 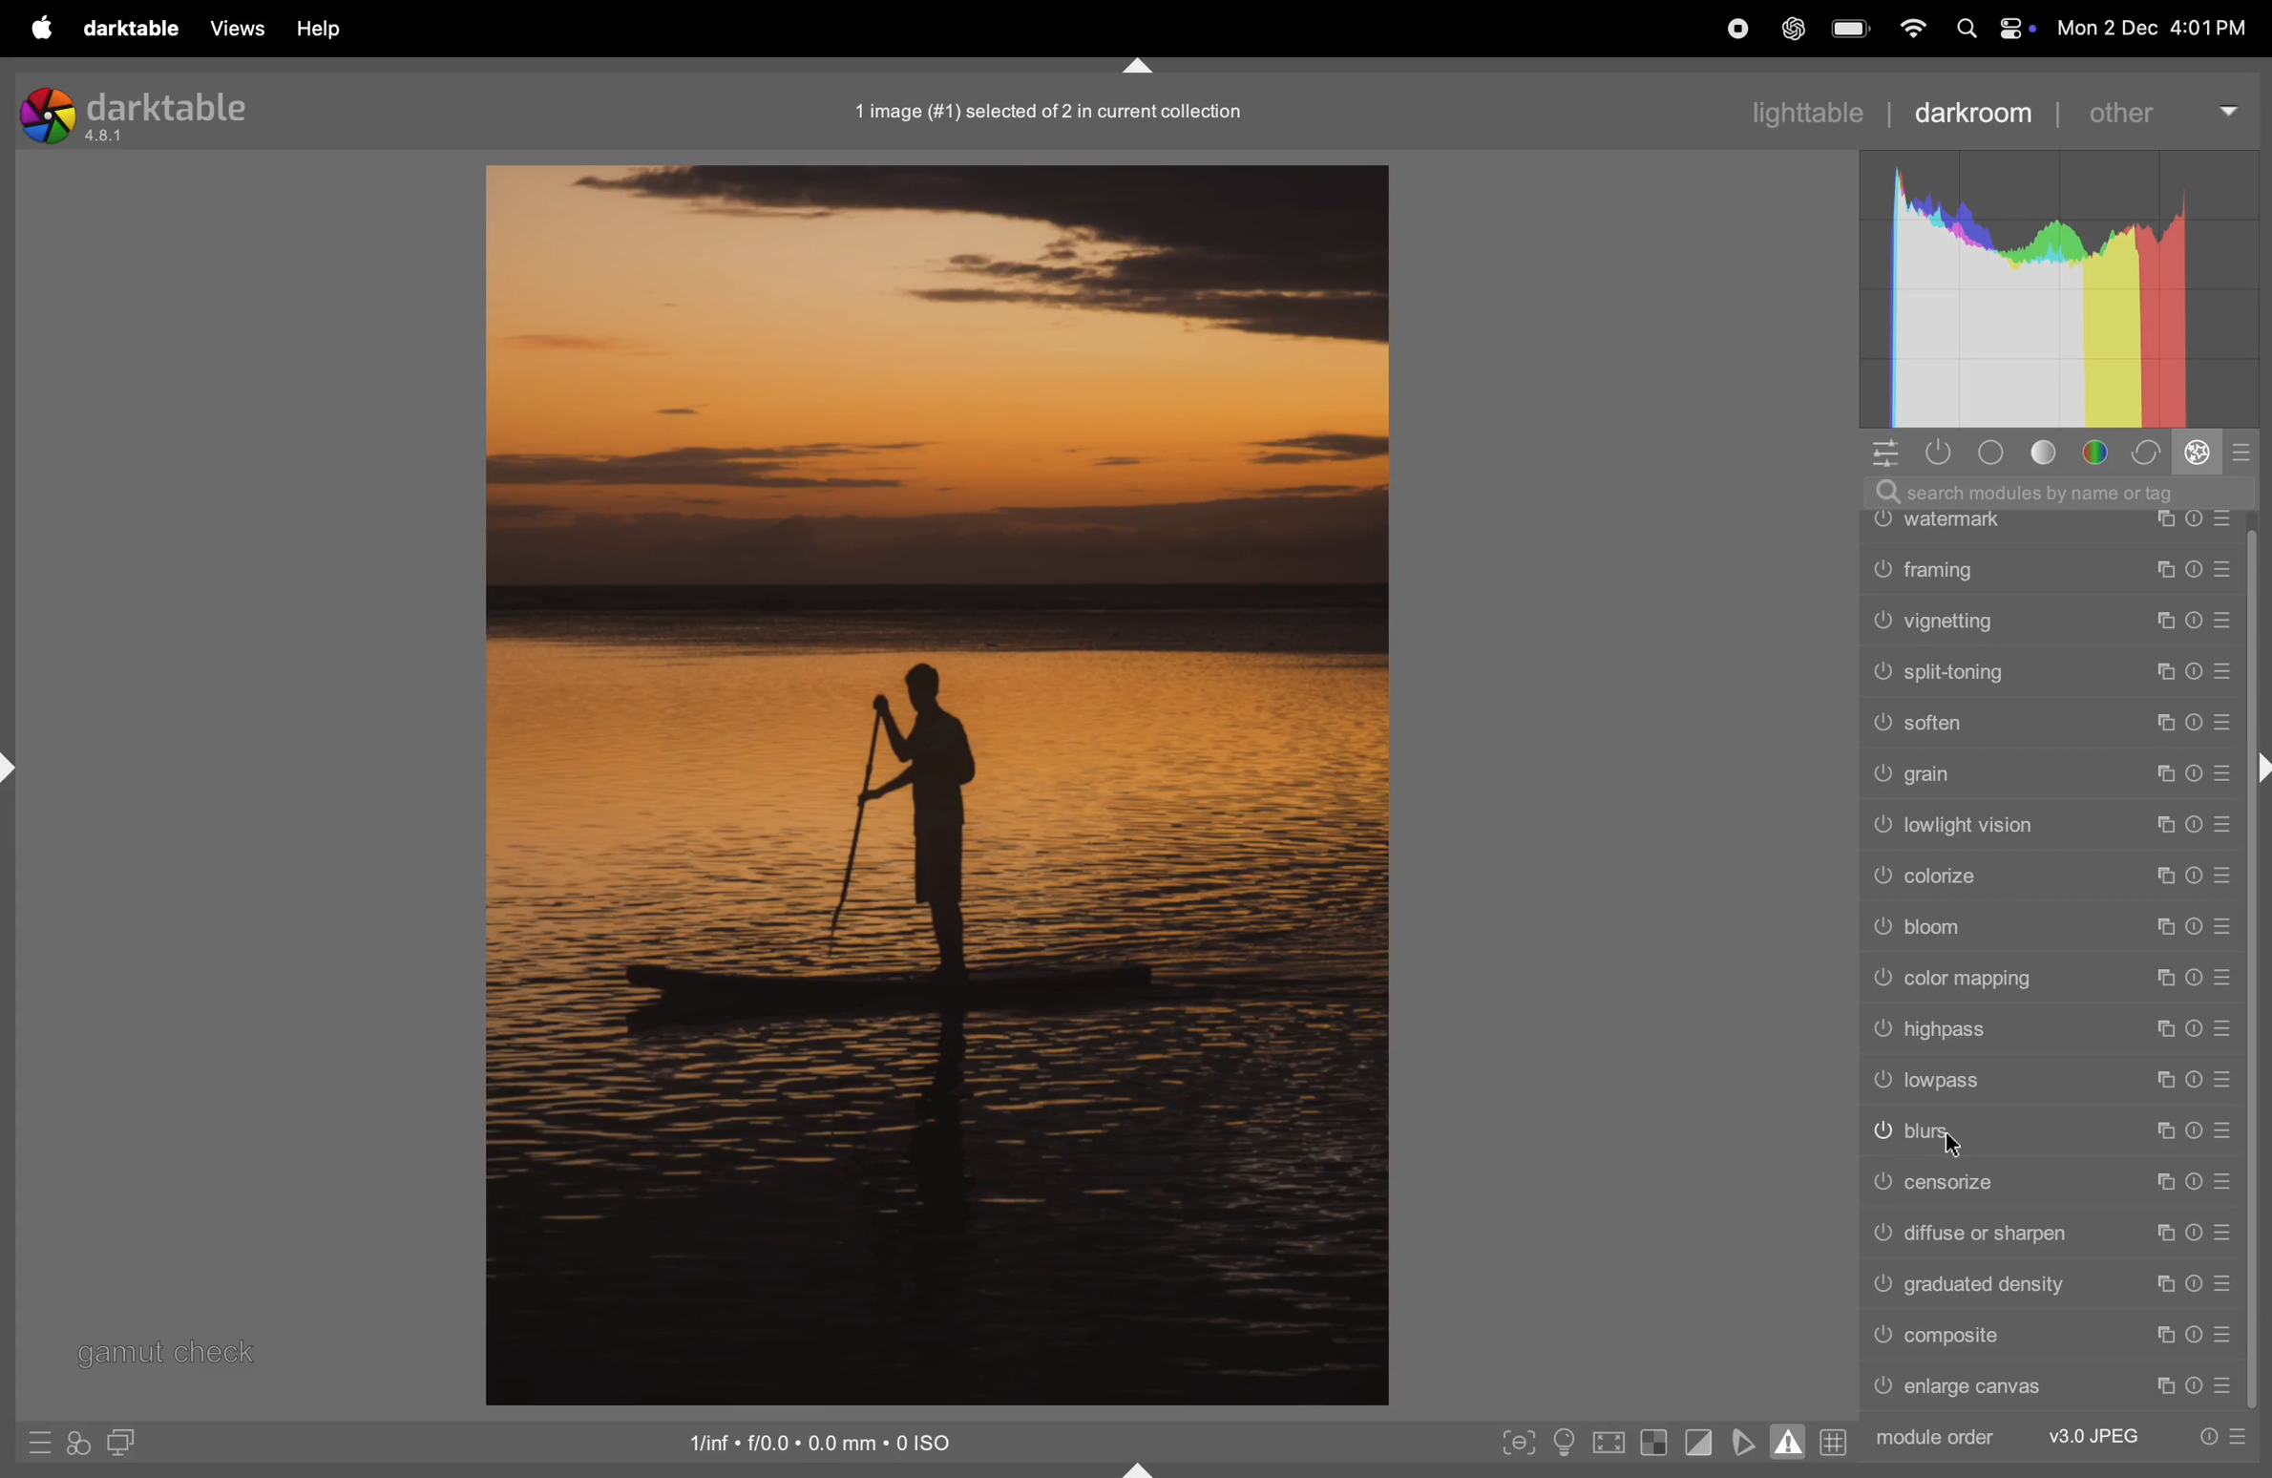 What do you see at coordinates (2065, 490) in the screenshot?
I see `search bar` at bounding box center [2065, 490].